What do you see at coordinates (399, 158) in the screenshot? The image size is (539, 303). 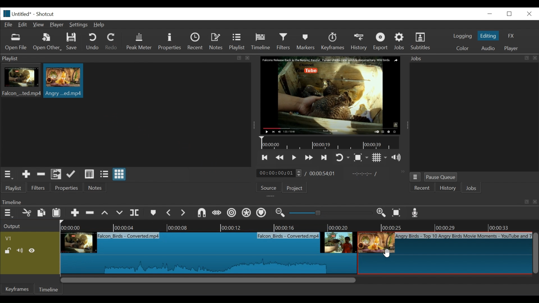 I see `show volume control` at bounding box center [399, 158].